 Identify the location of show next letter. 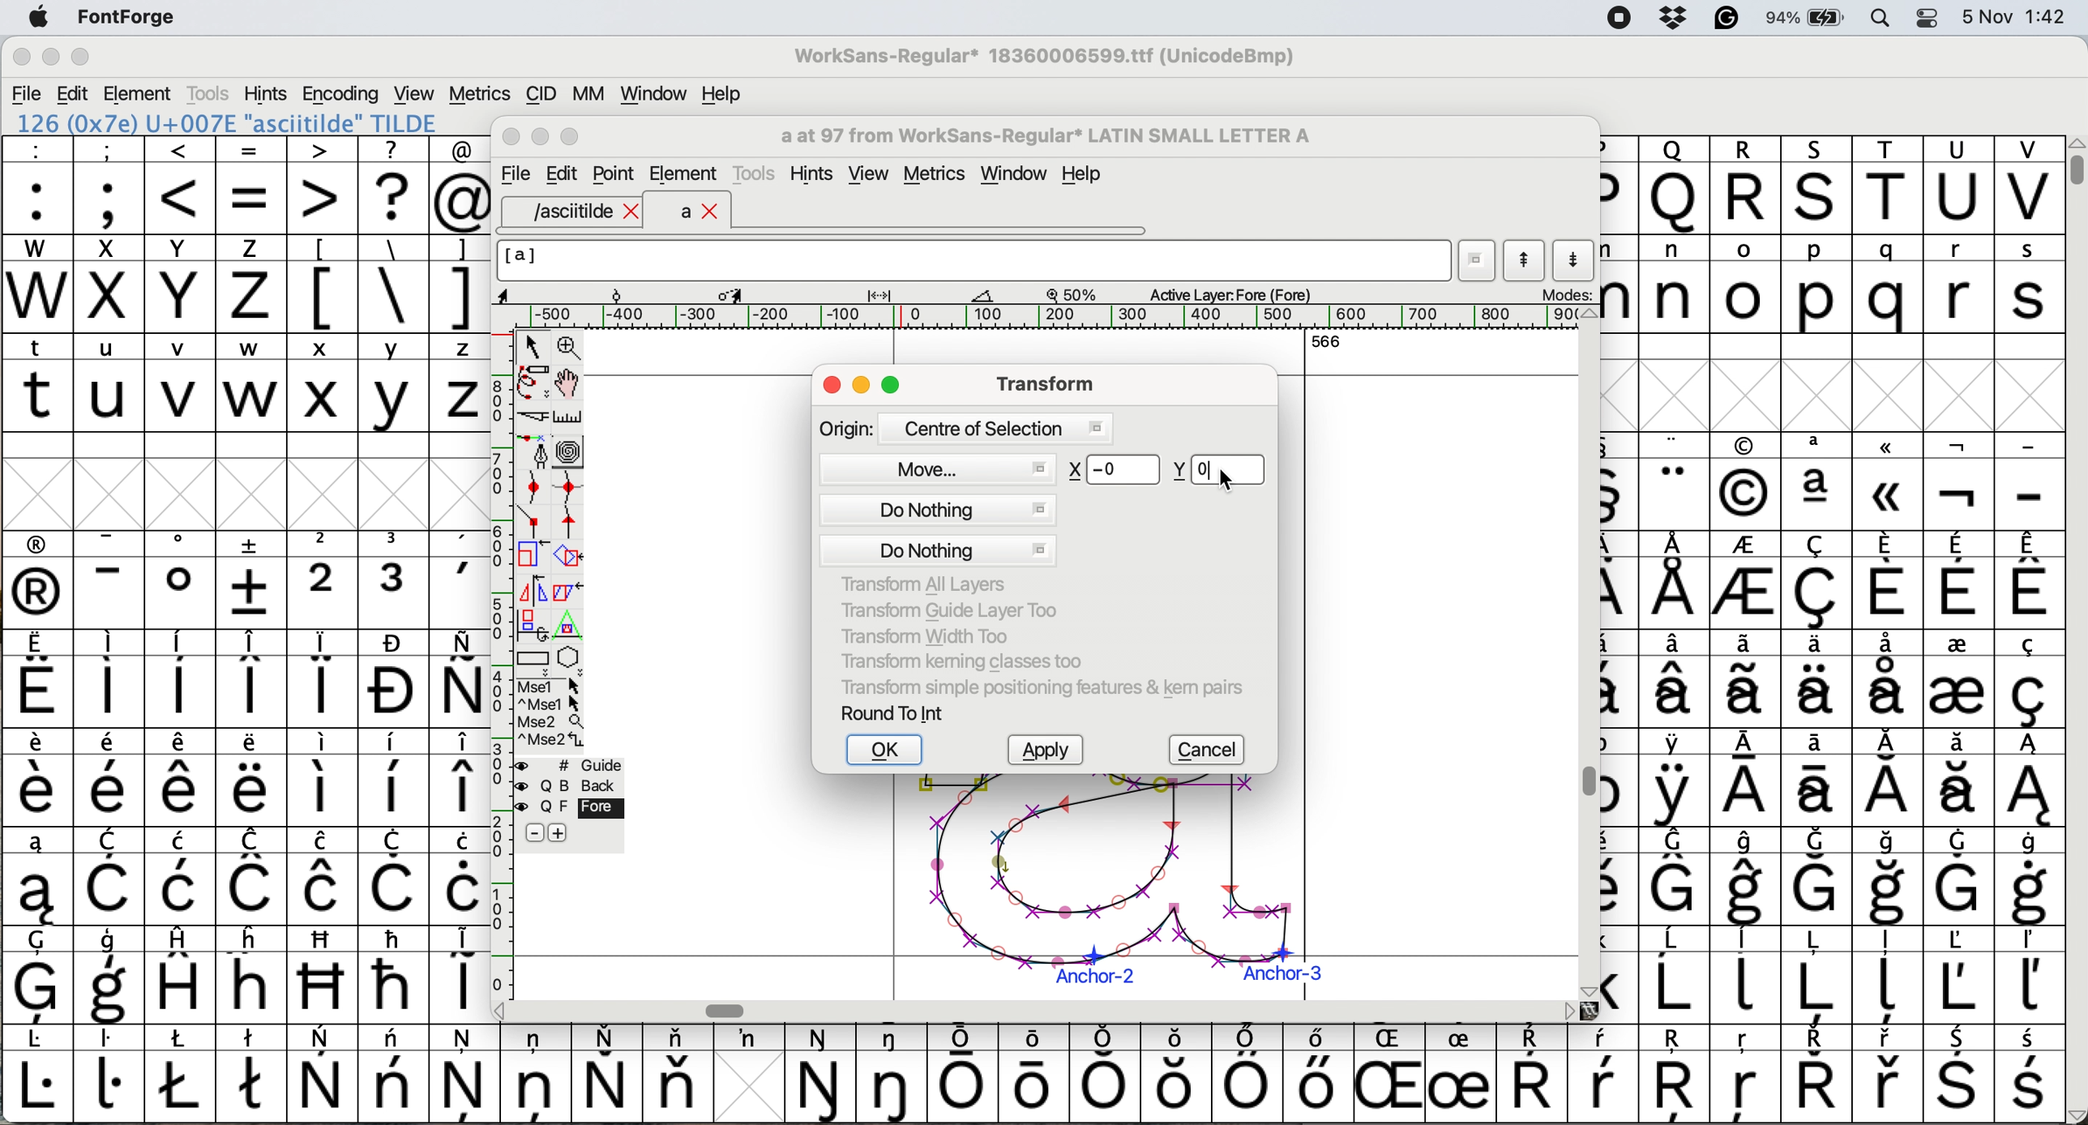
(1577, 259).